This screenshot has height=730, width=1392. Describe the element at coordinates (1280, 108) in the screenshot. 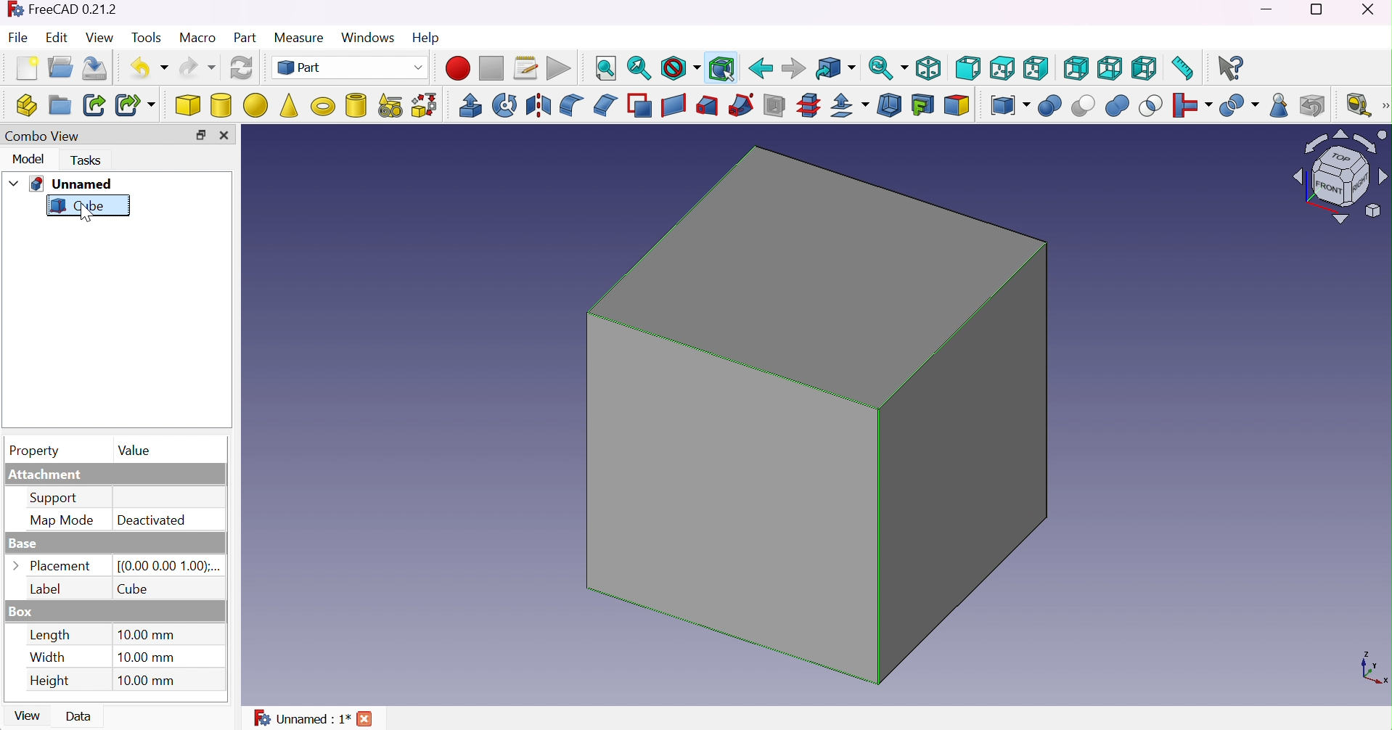

I see `Geometry` at that location.